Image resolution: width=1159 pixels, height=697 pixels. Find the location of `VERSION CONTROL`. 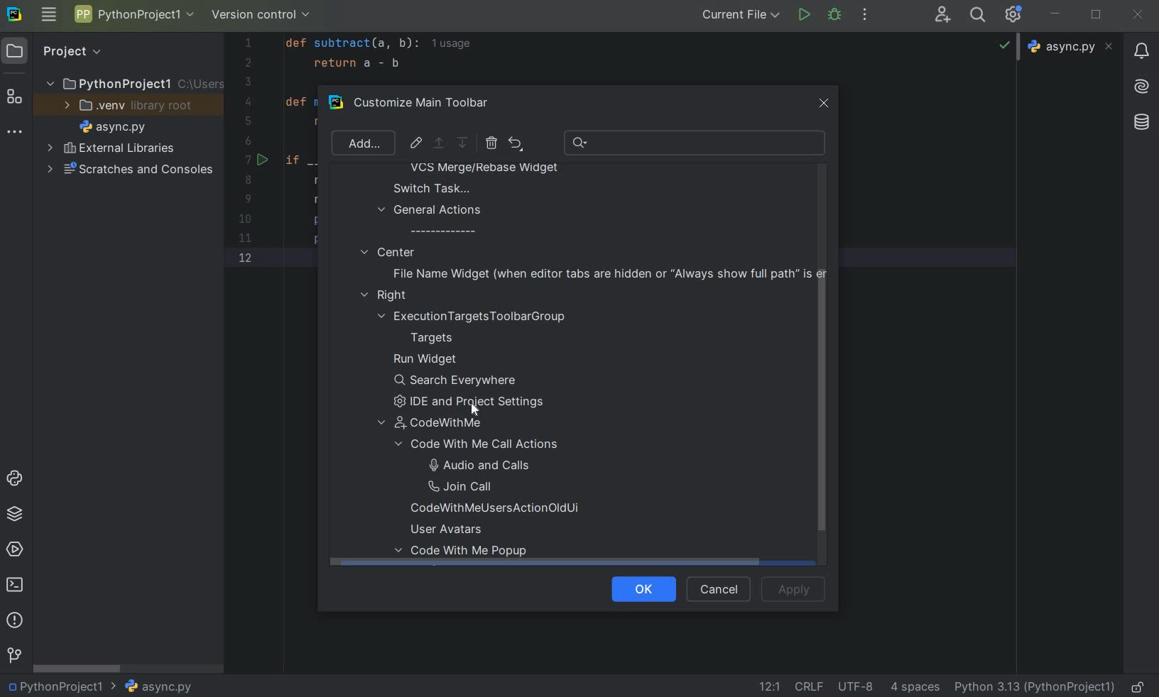

VERSION CONTROL is located at coordinates (261, 17).